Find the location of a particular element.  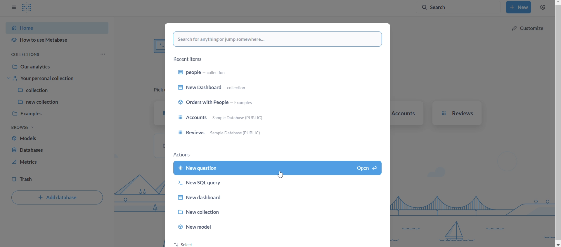

our analytics is located at coordinates (58, 66).